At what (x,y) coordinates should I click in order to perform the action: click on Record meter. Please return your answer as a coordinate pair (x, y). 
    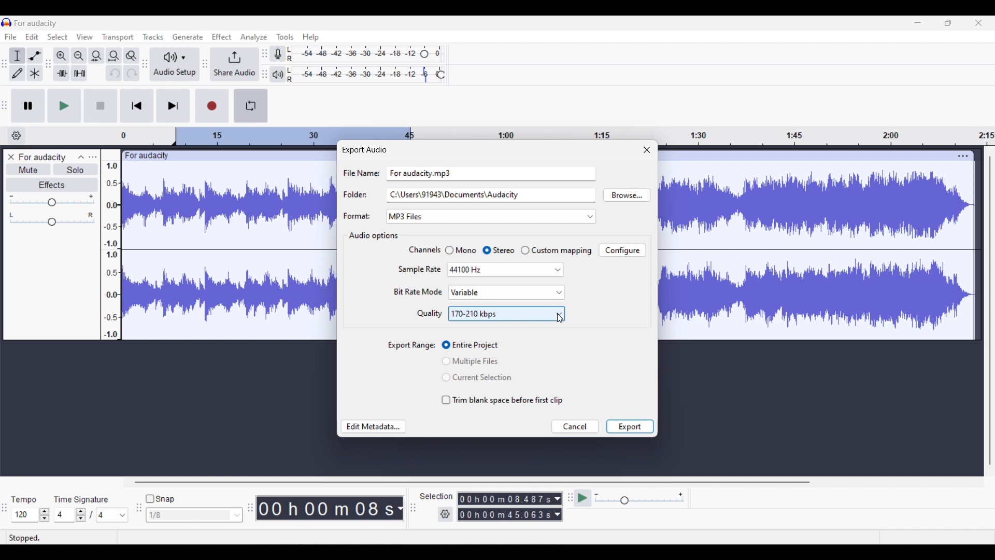
    Looking at the image, I should click on (278, 54).